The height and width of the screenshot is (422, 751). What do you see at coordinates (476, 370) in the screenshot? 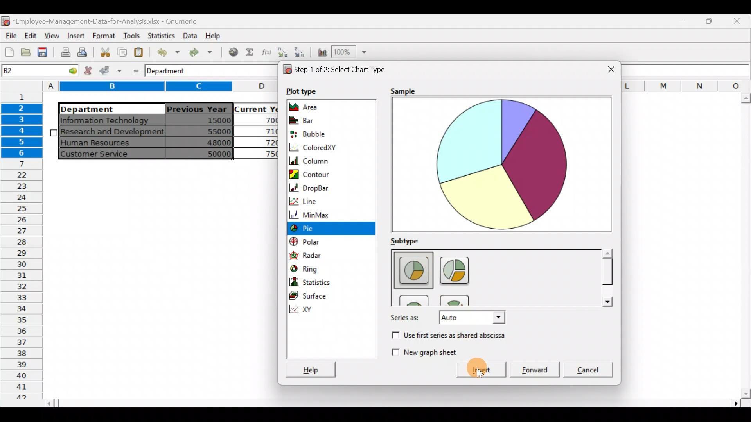
I see `Insert` at bounding box center [476, 370].